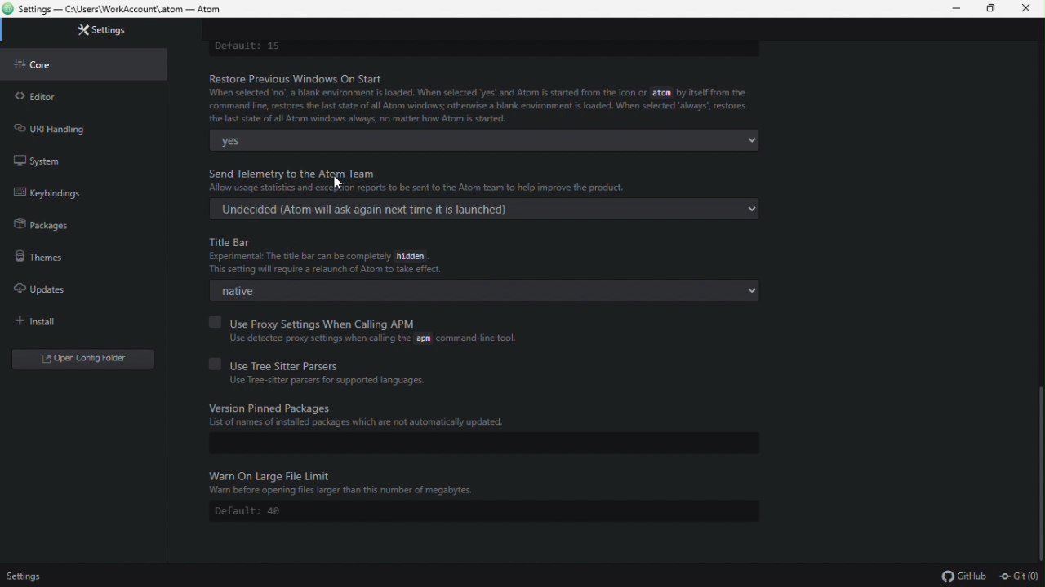  What do you see at coordinates (482, 414) in the screenshot?
I see `Version Pinned Packages List of names of installed packages which are not automatically updated. ` at bounding box center [482, 414].